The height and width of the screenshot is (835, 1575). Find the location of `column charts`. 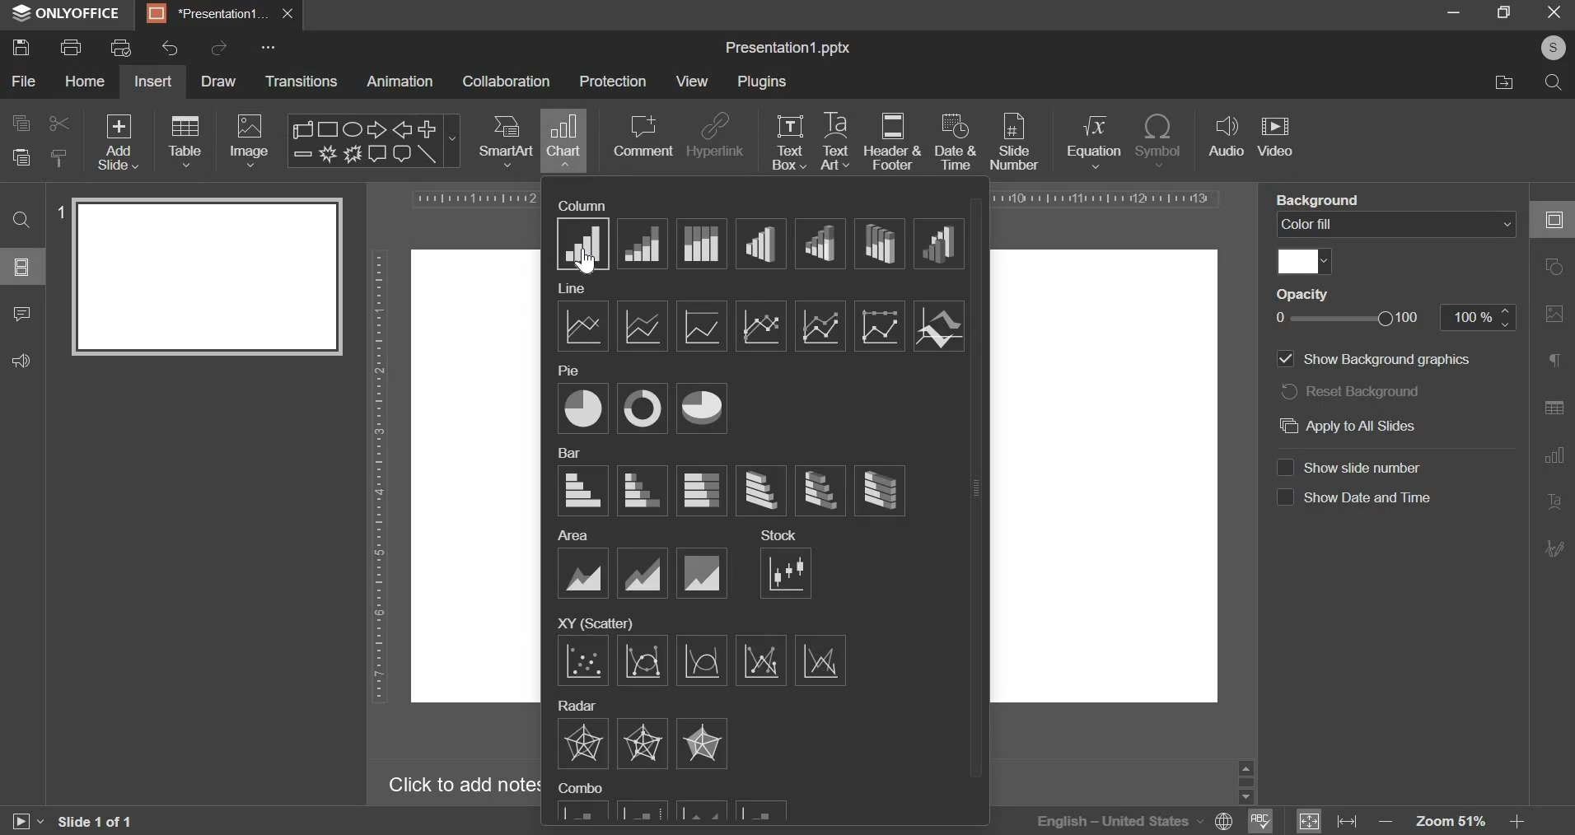

column charts is located at coordinates (760, 244).